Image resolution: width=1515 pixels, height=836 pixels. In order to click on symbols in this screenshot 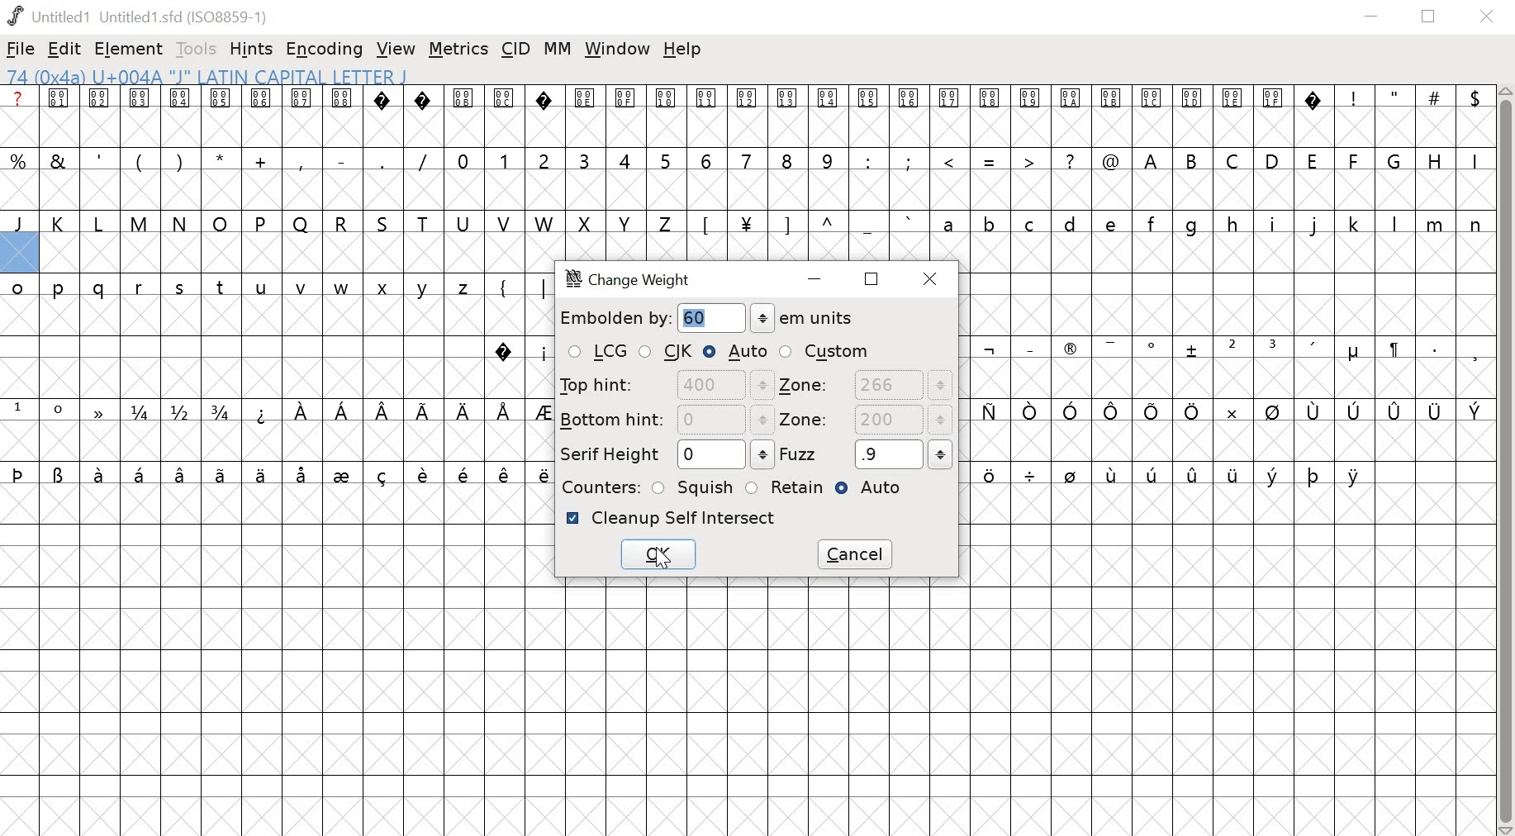, I will do `click(1173, 477)`.